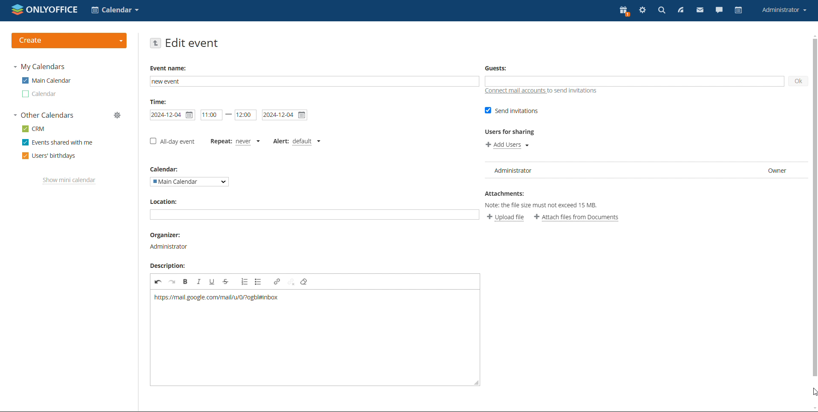 This screenshot has width=818, height=412. Describe the element at coordinates (220, 140) in the screenshot. I see `set repetition` at that location.